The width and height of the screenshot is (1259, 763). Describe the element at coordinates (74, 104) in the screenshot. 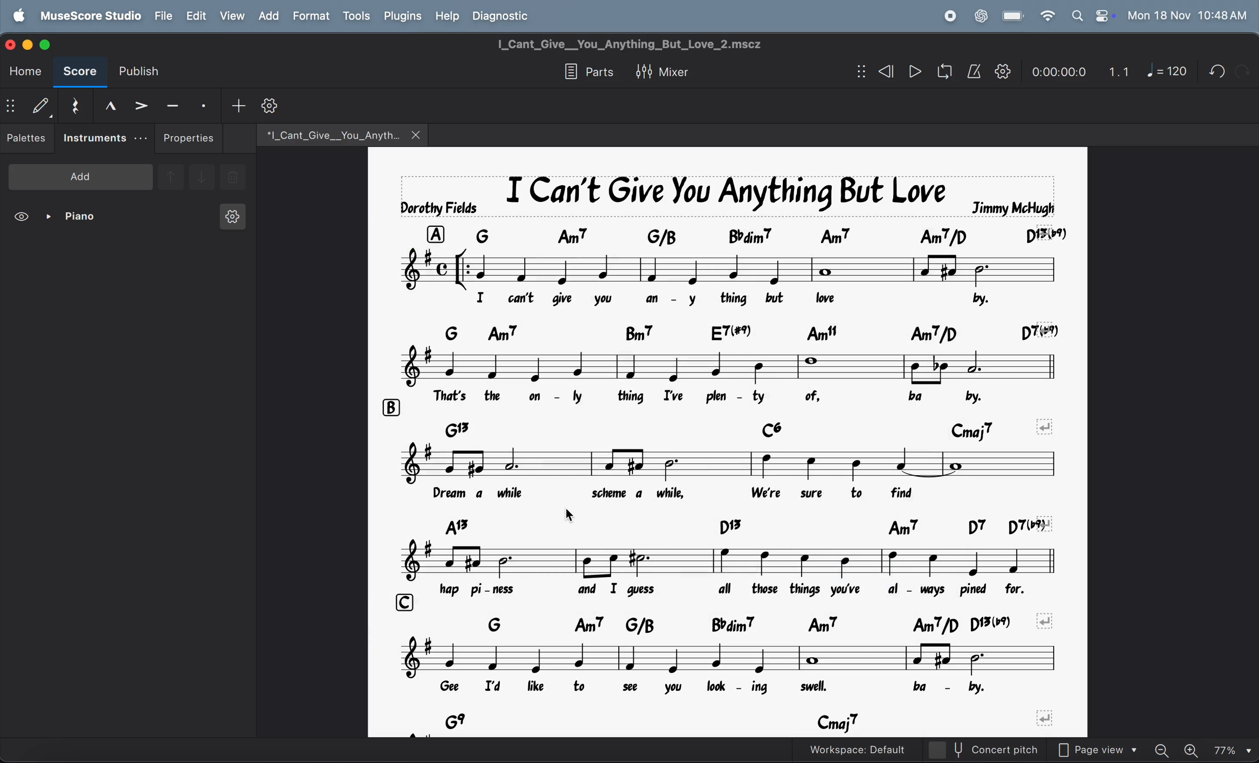

I see `reset` at that location.